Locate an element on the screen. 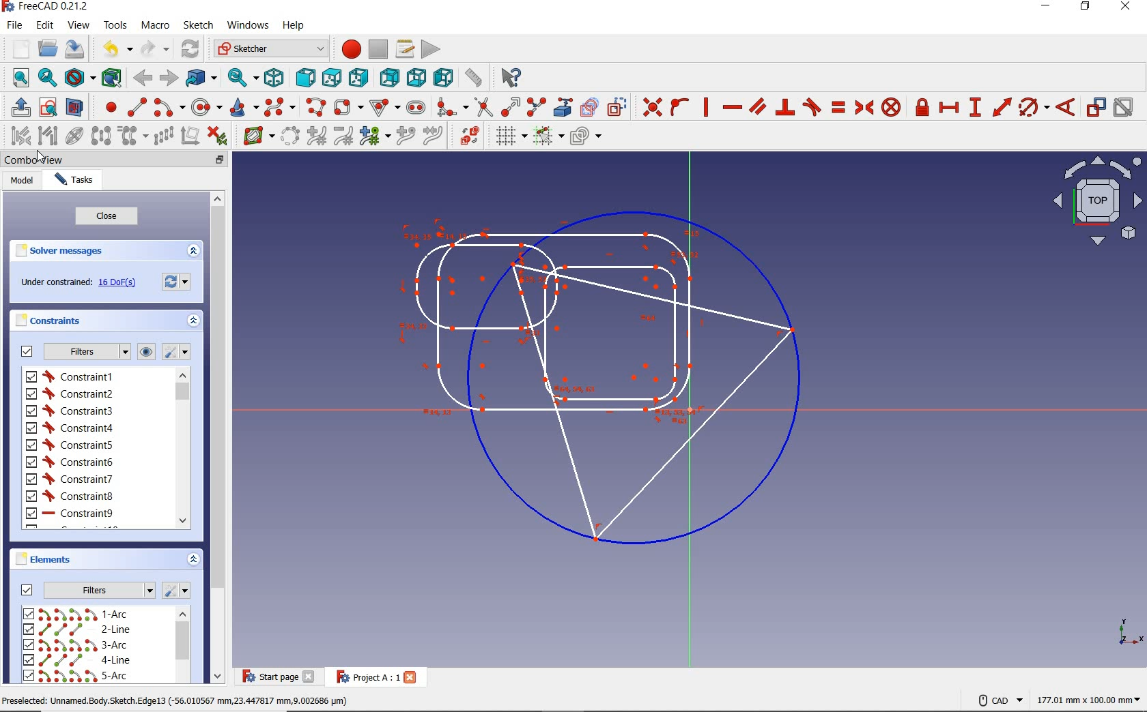  new  is located at coordinates (16, 49).